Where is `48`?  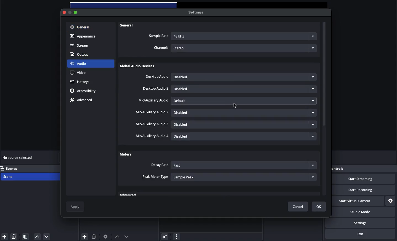
48 is located at coordinates (244, 37).